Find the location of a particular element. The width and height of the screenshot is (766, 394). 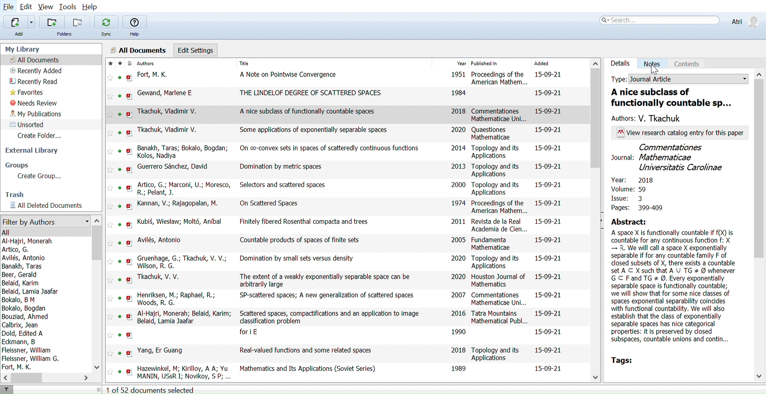

open PDF is located at coordinates (129, 97).